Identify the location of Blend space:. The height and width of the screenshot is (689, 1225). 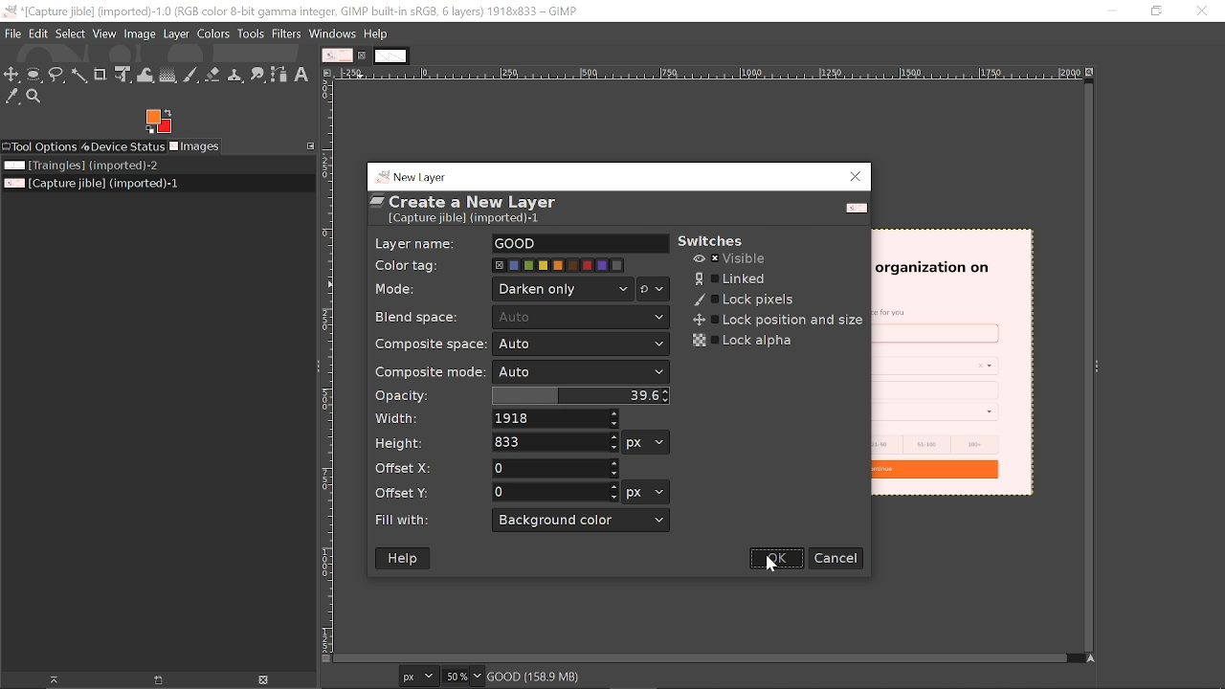
(421, 316).